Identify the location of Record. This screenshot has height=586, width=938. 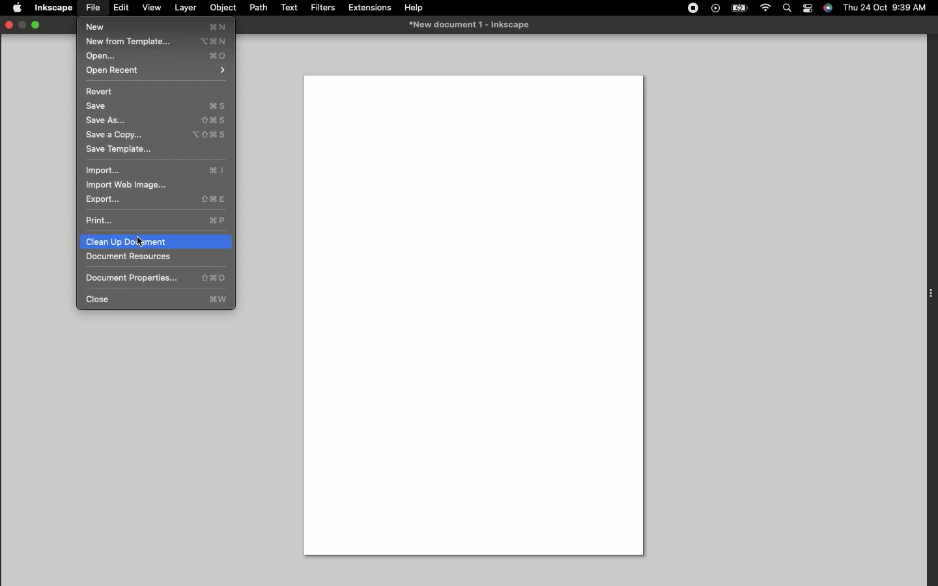
(693, 8).